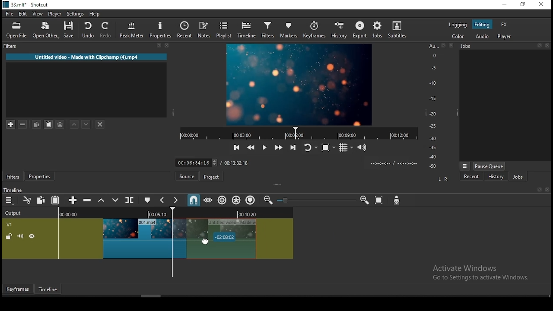 Image resolution: width=553 pixels, height=311 pixels. I want to click on snap, so click(193, 200).